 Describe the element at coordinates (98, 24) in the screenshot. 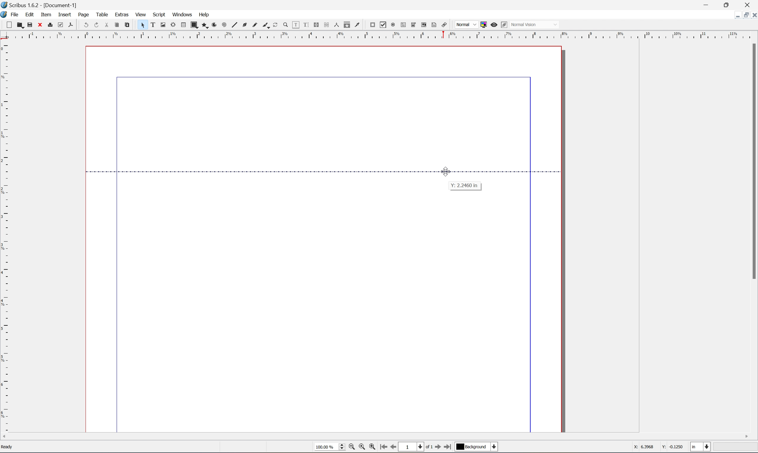

I see `redo` at that location.